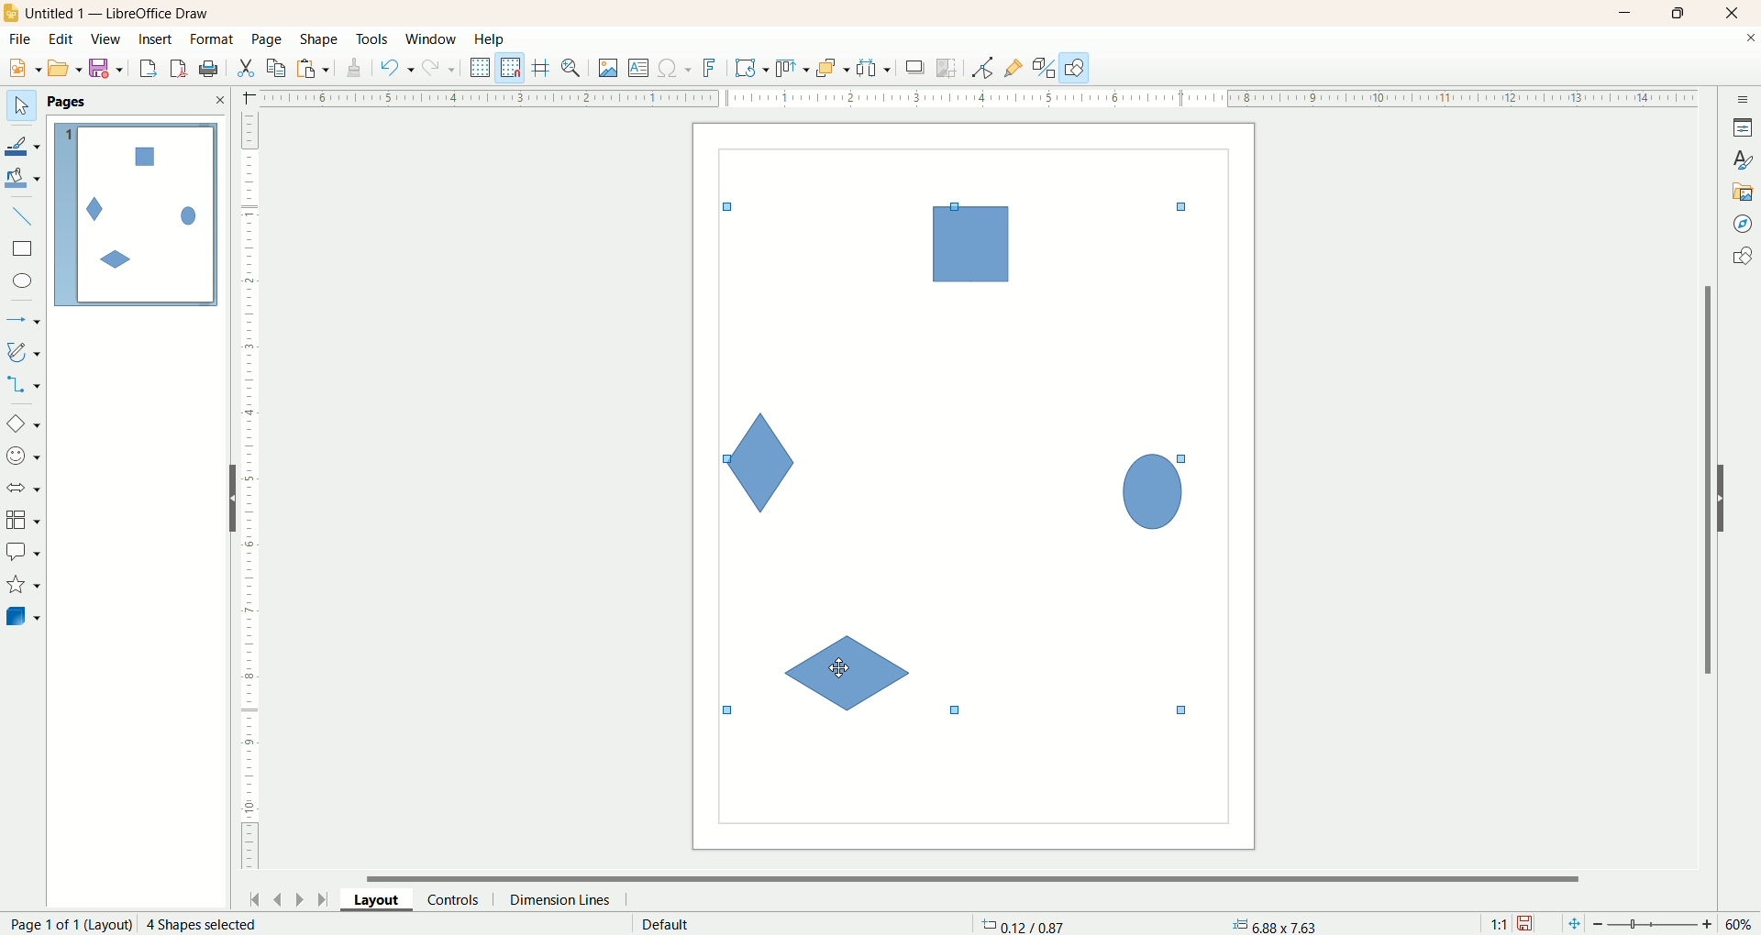 The width and height of the screenshot is (1761, 935). Describe the element at coordinates (326, 897) in the screenshot. I see `last page` at that location.